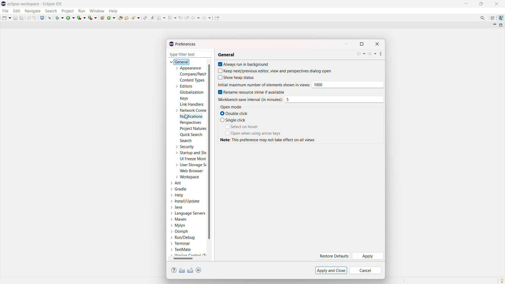  Describe the element at coordinates (501, 25) in the screenshot. I see `maximize view` at that location.